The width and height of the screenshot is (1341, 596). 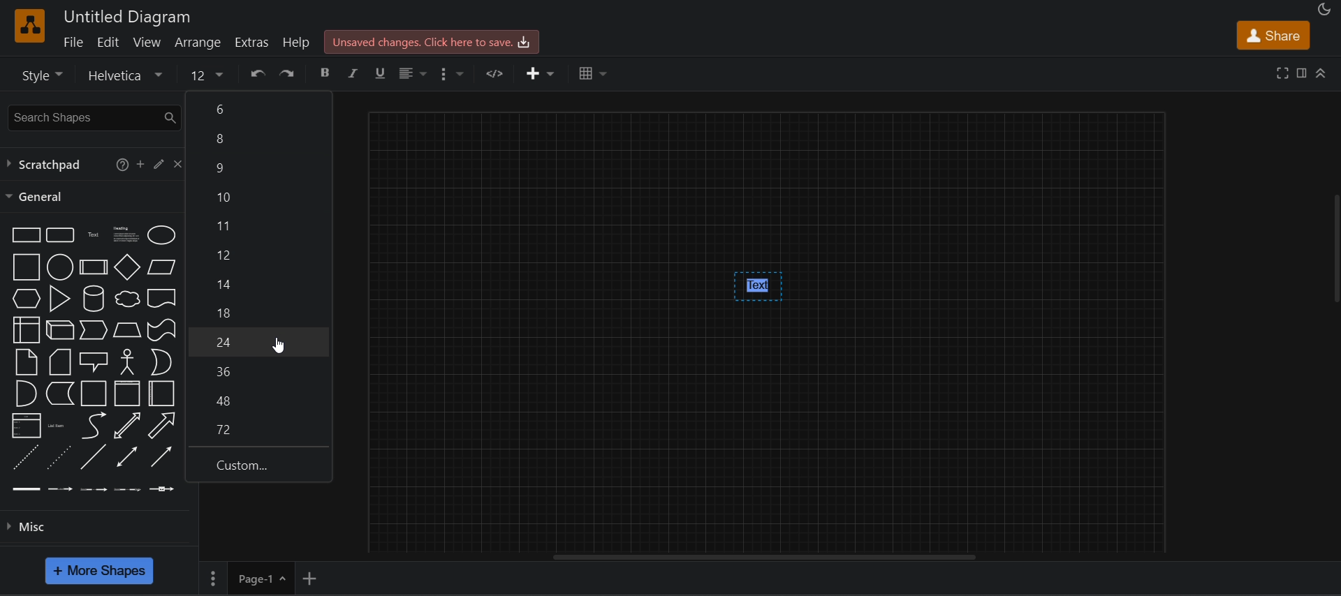 What do you see at coordinates (325, 73) in the screenshot?
I see `bold` at bounding box center [325, 73].